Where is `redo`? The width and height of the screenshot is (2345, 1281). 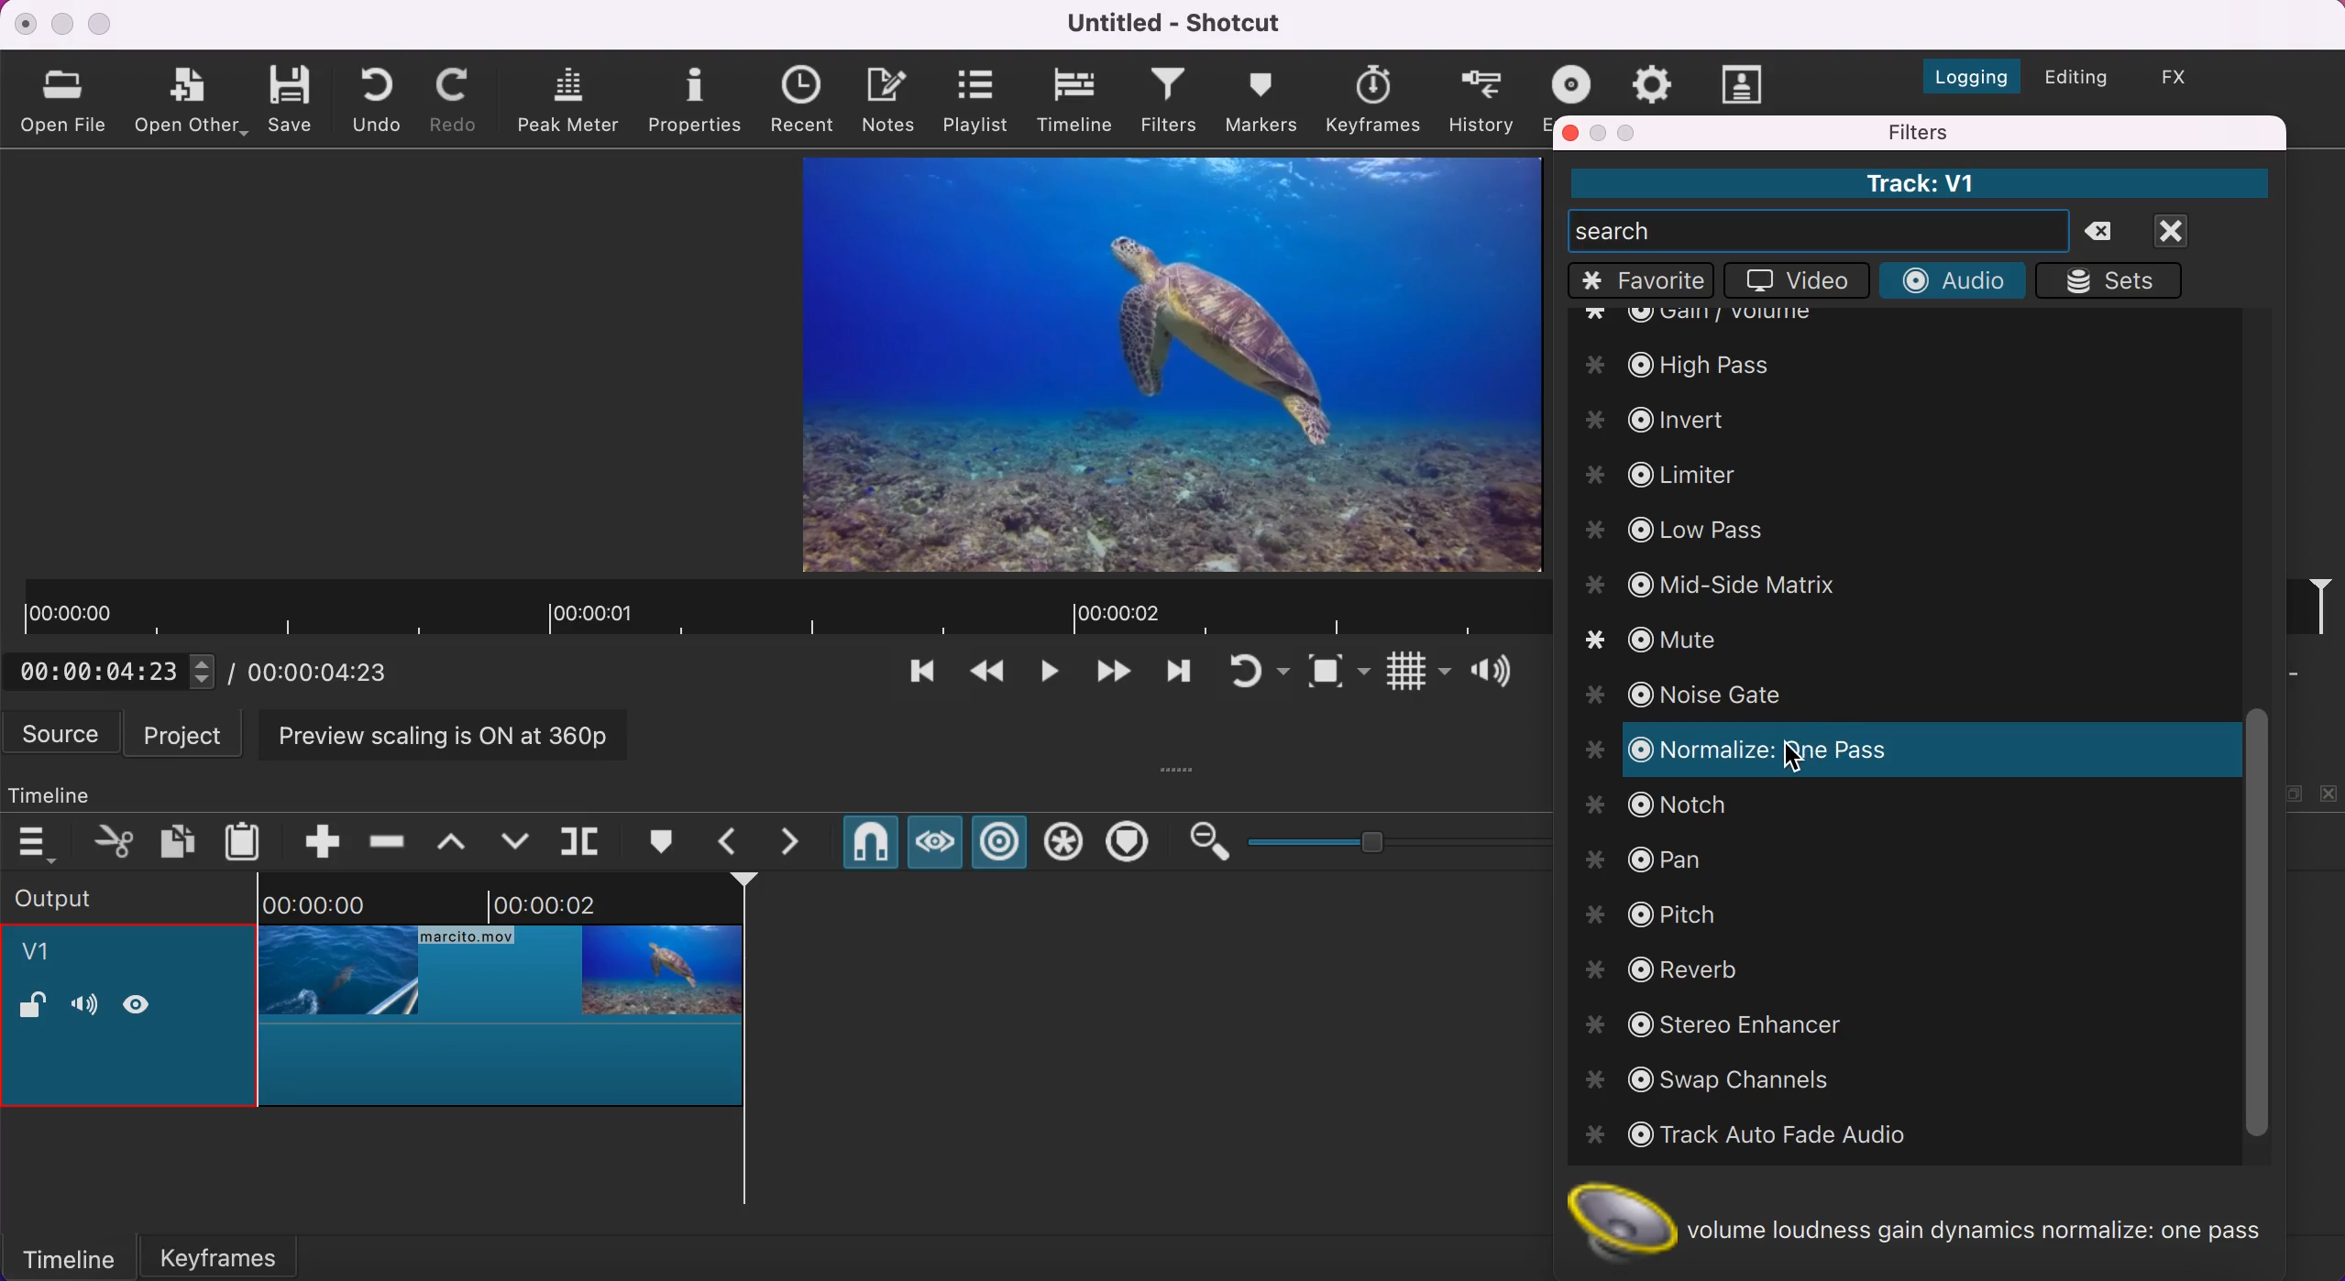 redo is located at coordinates (458, 100).